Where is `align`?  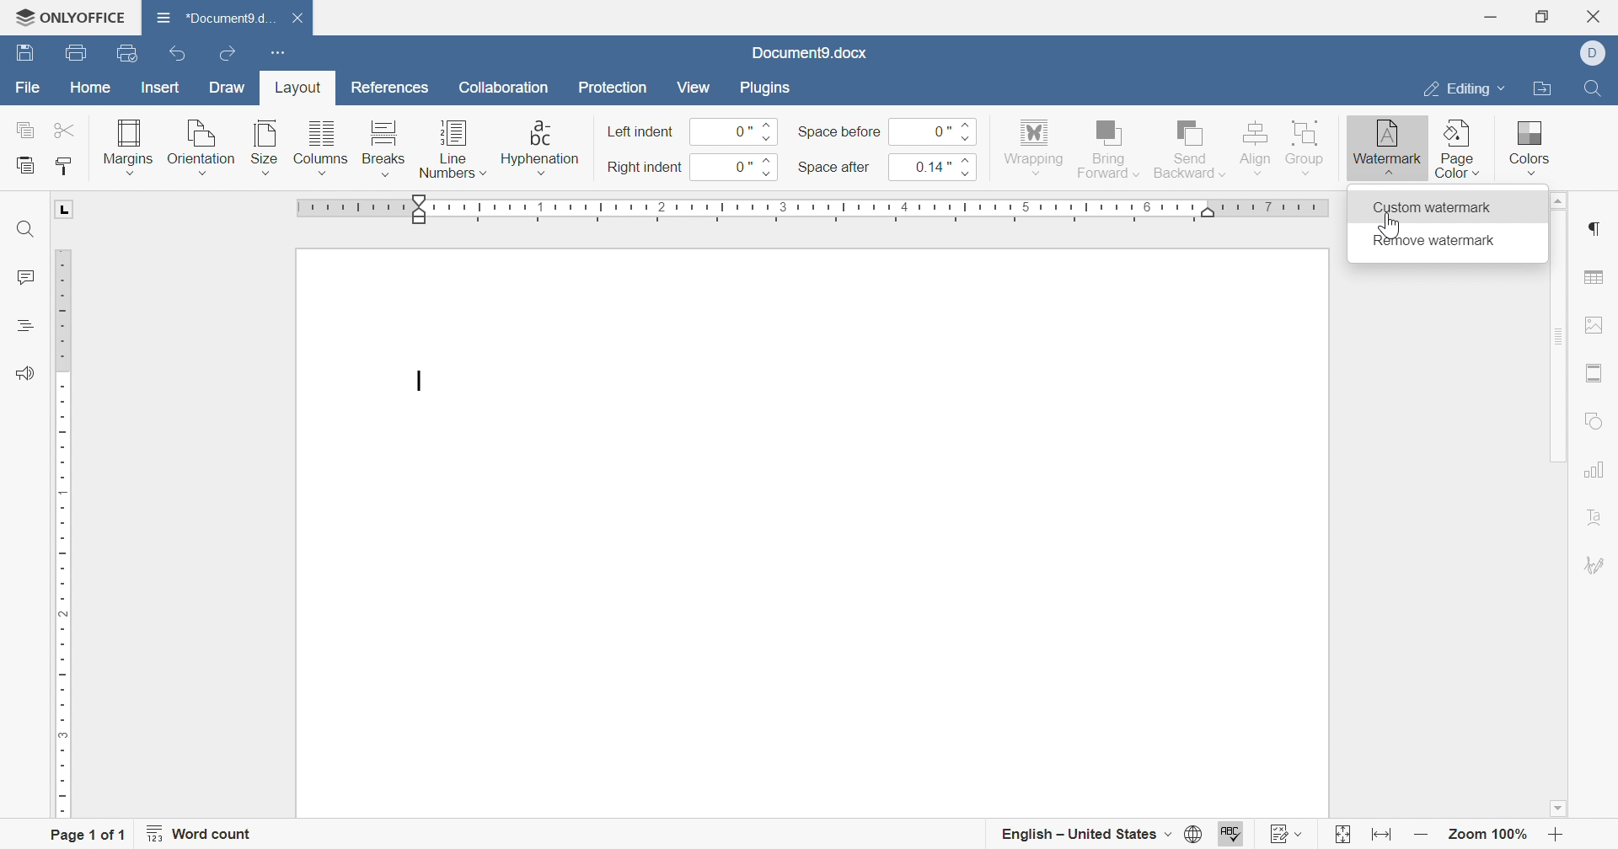 align is located at coordinates (1254, 146).